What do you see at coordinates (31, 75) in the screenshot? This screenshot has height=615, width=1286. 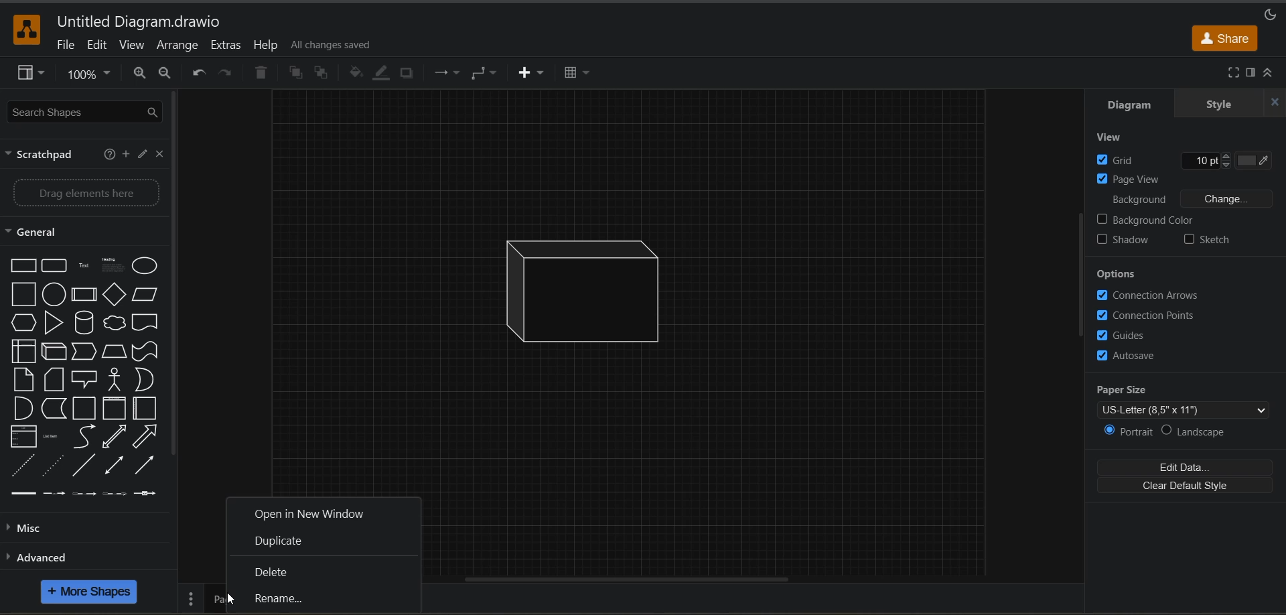 I see `view` at bounding box center [31, 75].